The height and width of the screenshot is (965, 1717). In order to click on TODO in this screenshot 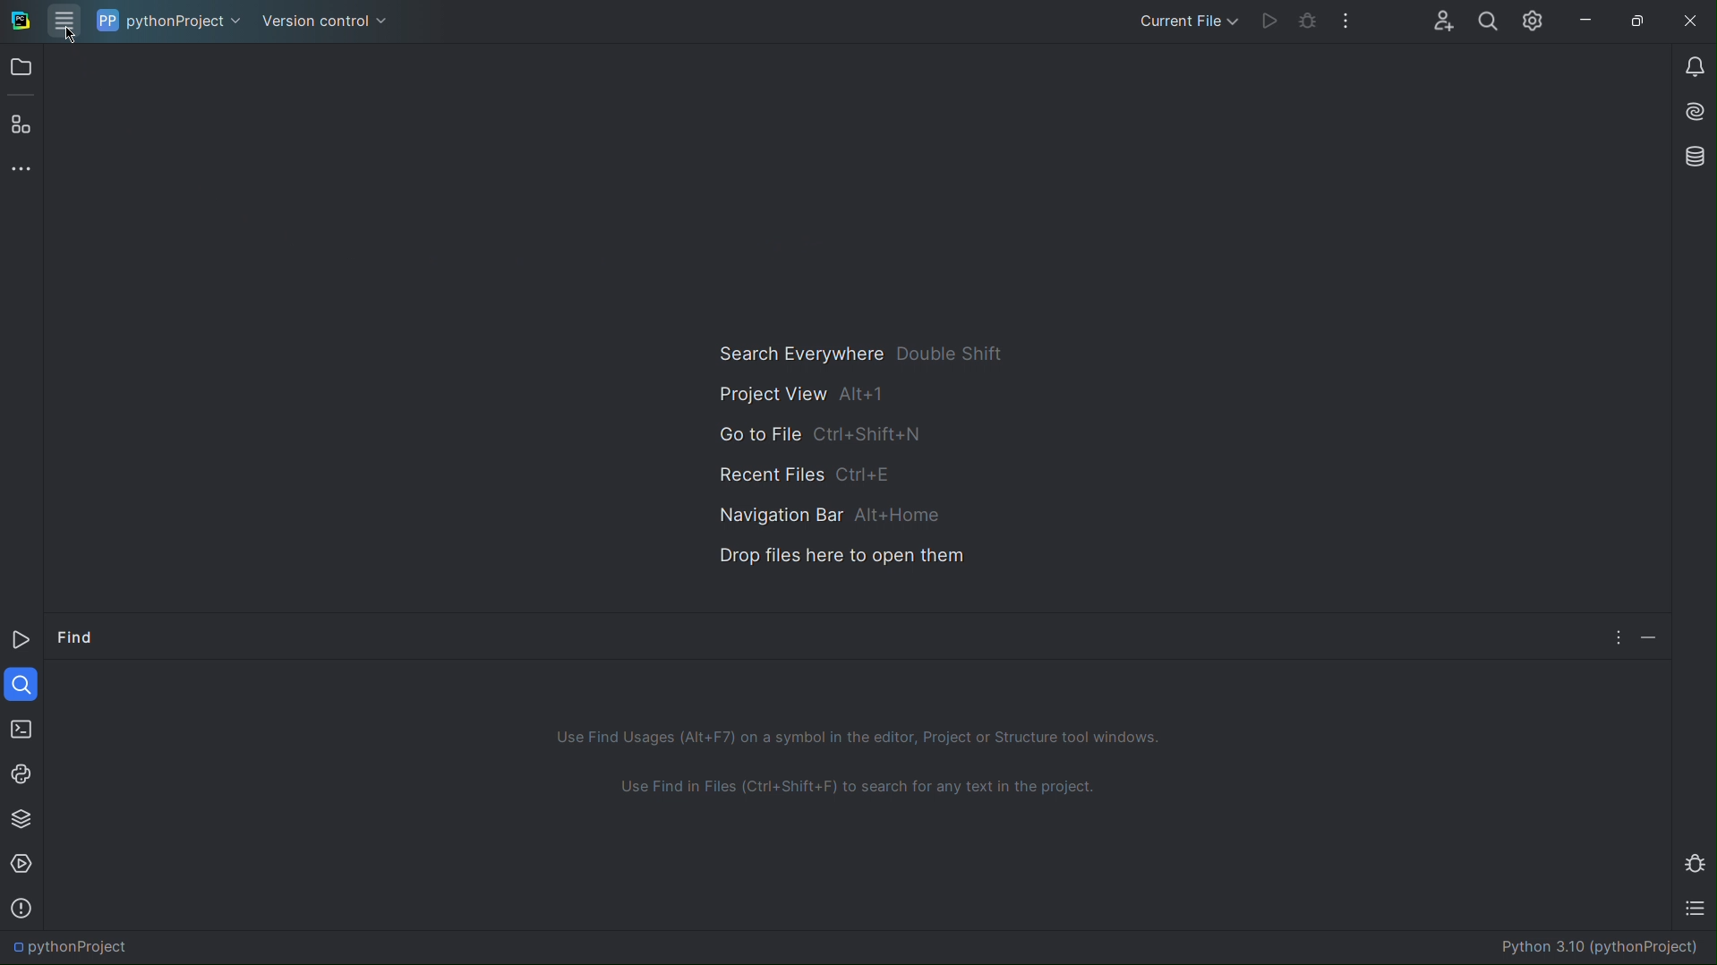, I will do `click(1699, 911)`.